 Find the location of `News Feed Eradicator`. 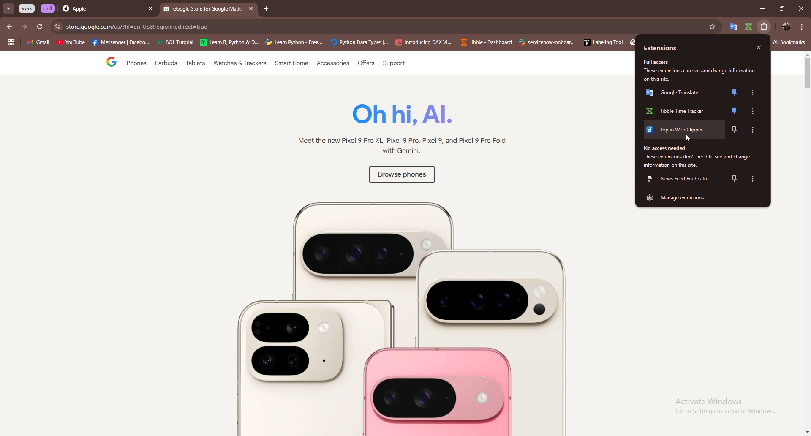

News Feed Eradicator is located at coordinates (680, 179).